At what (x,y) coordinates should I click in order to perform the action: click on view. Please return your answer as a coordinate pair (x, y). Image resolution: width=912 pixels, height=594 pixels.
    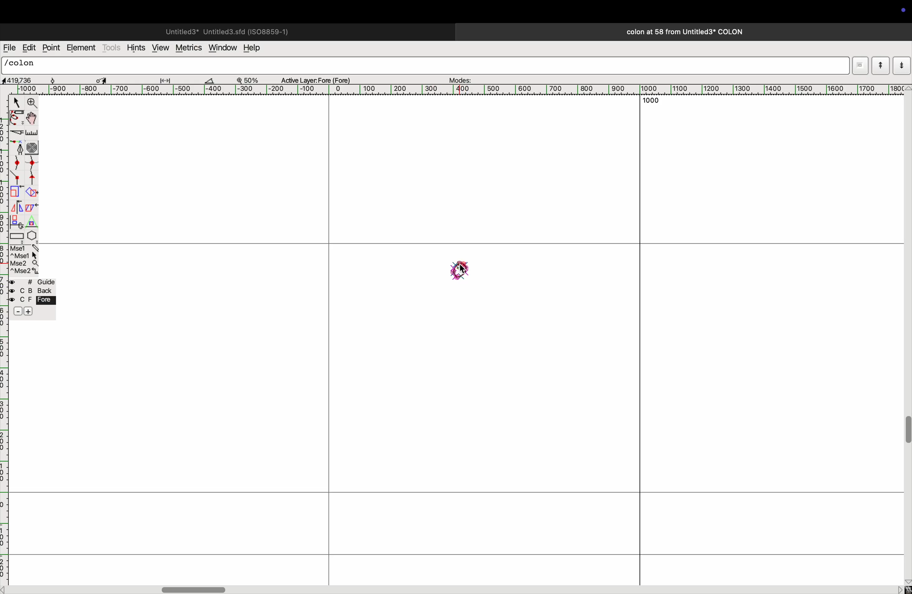
    Looking at the image, I should click on (159, 48).